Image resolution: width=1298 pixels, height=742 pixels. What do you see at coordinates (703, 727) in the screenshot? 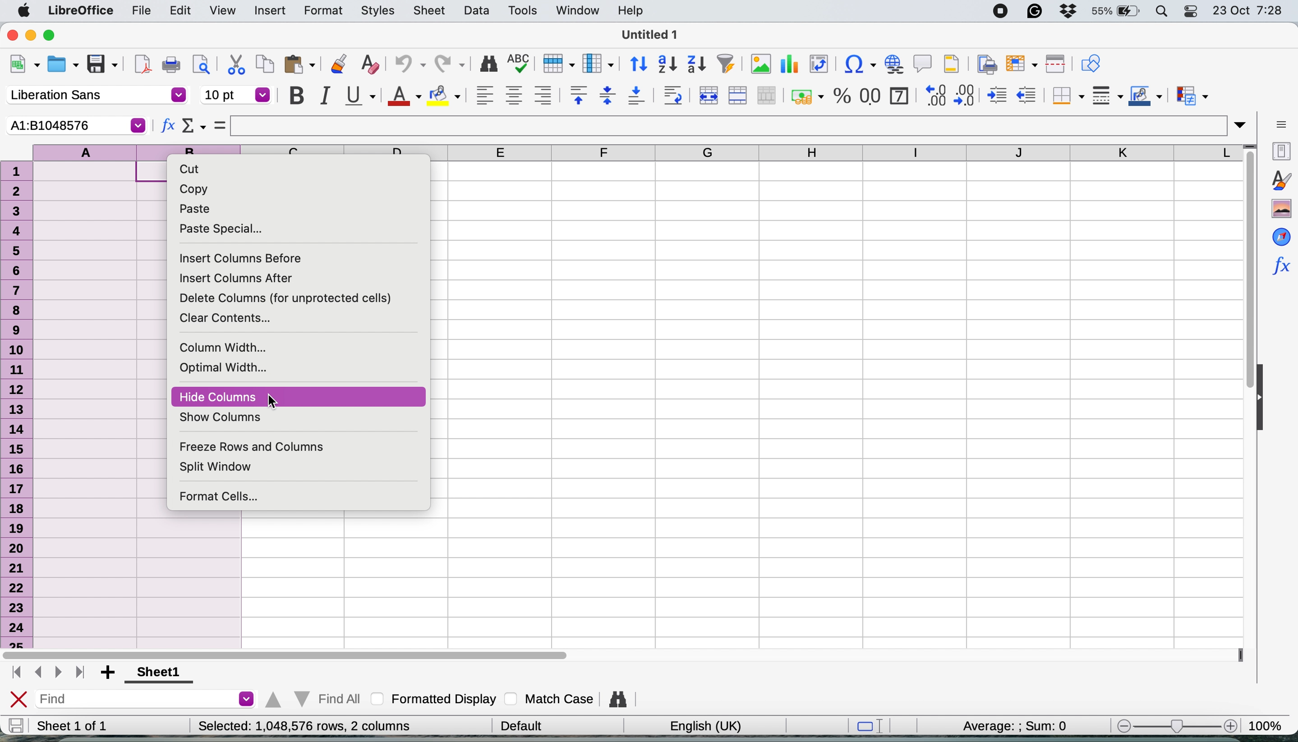
I see `english uk` at bounding box center [703, 727].